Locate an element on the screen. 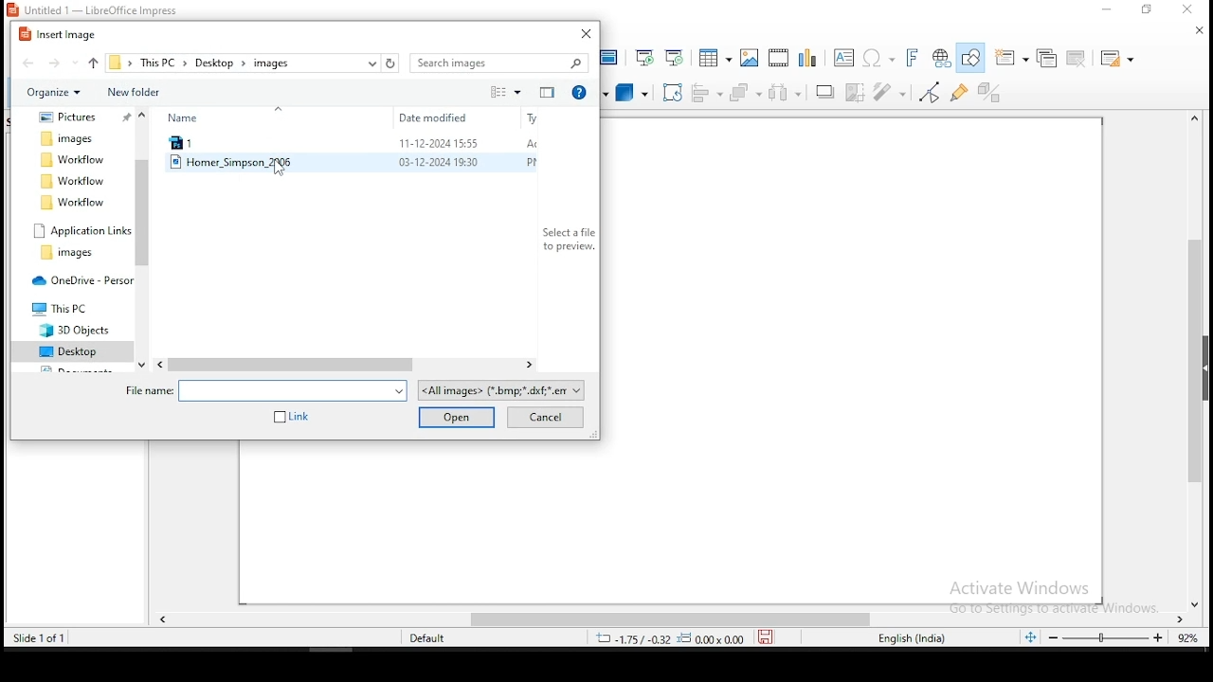 This screenshot has width=1213, height=682. system folder is located at coordinates (77, 180).